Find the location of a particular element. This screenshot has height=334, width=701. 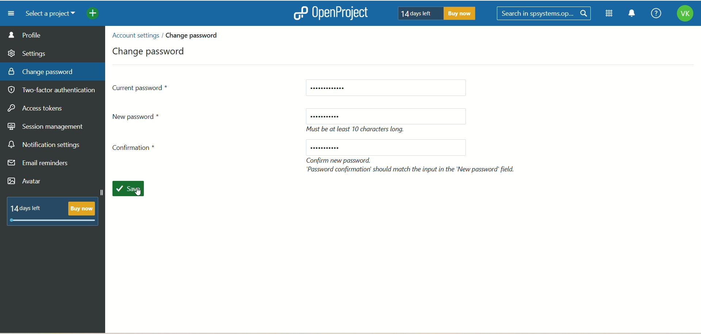

change password is located at coordinates (150, 50).